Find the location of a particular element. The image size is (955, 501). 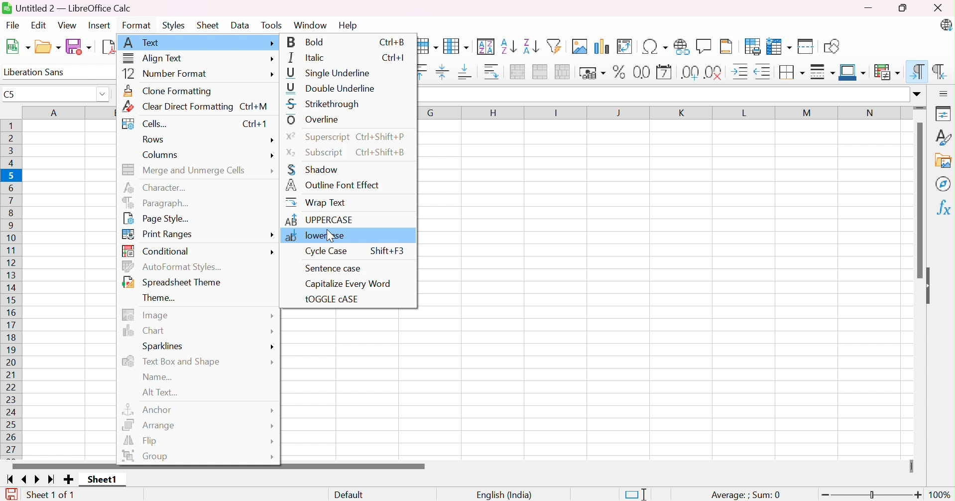

UPPERCASE is located at coordinates (319, 219).